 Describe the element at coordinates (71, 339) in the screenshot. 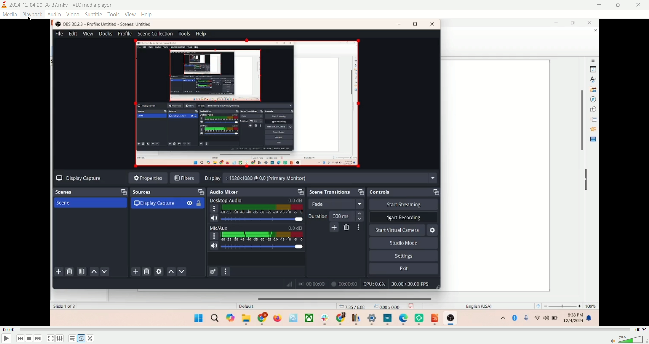

I see `playlist` at that location.